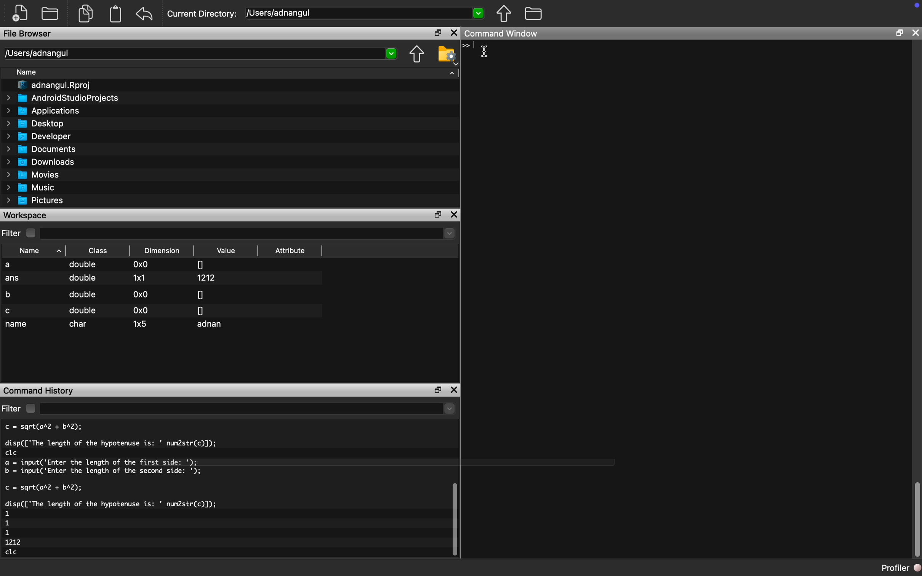  Describe the element at coordinates (913, 10) in the screenshot. I see `icon` at that location.